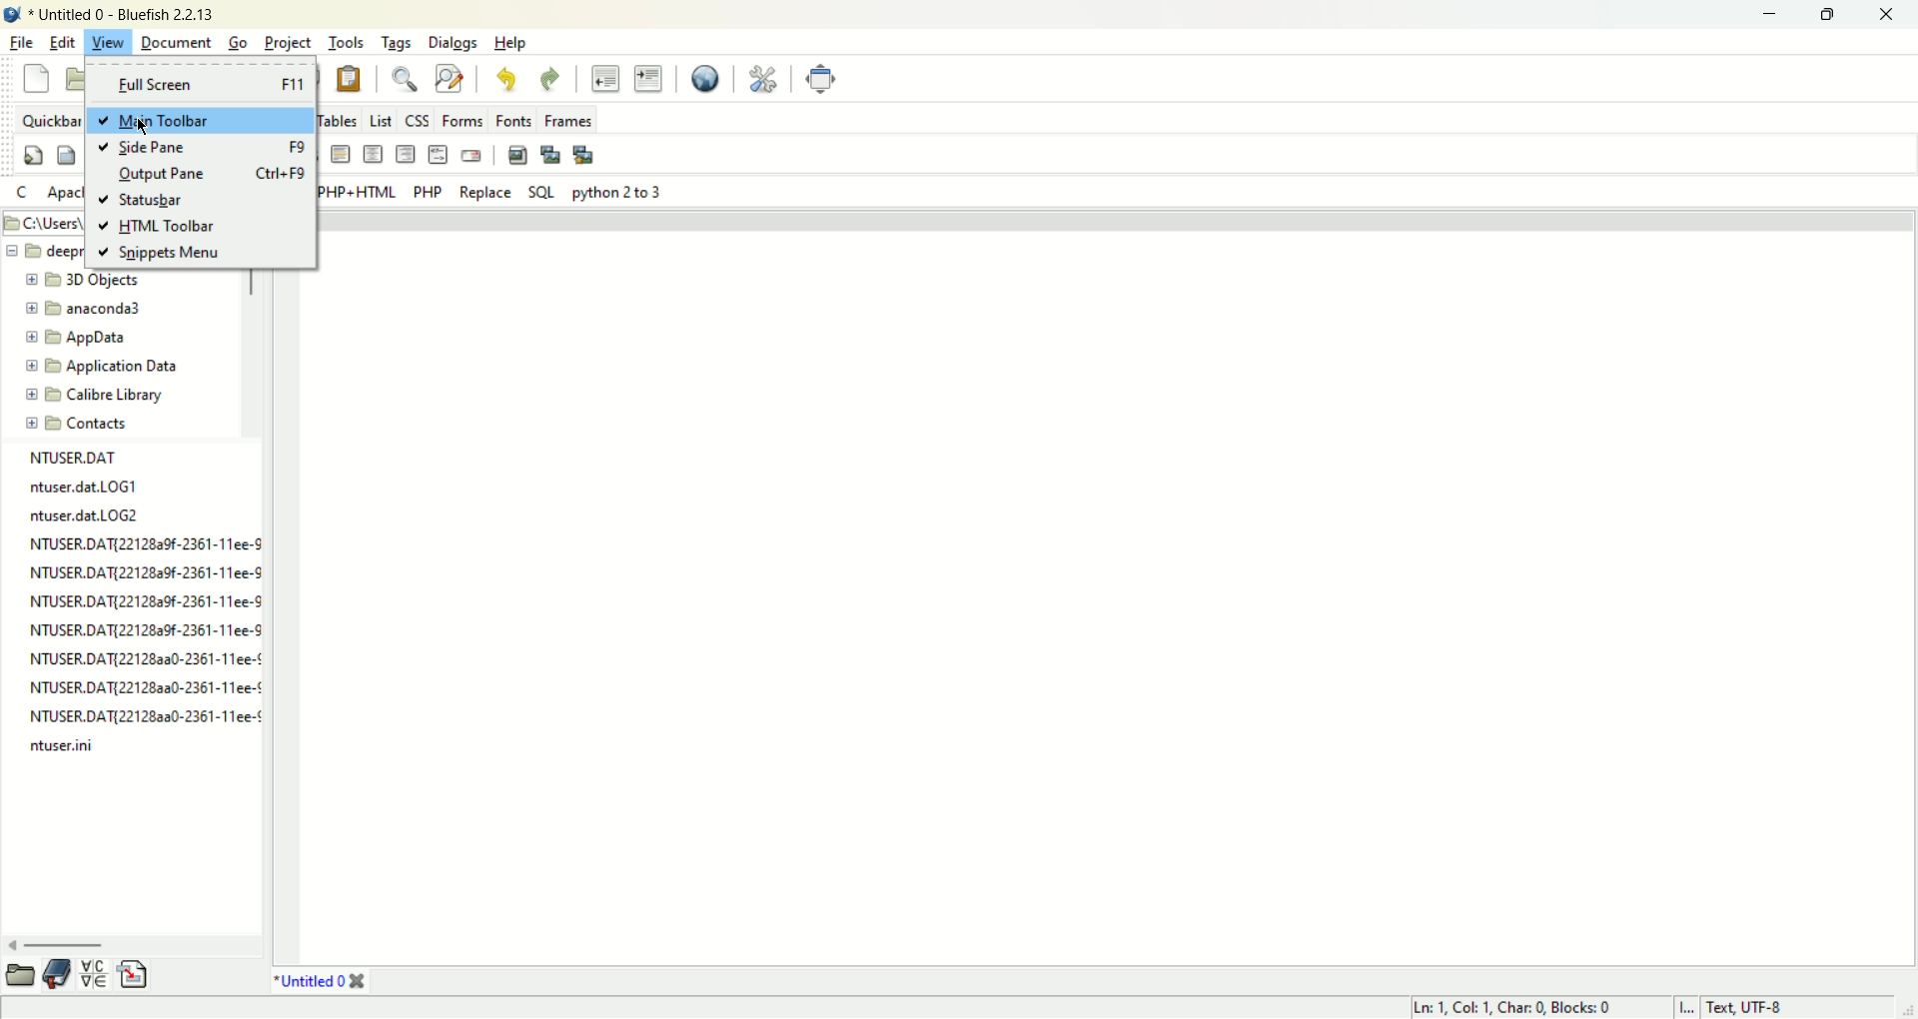 The height and width of the screenshot is (1019, 1918). Describe the element at coordinates (458, 43) in the screenshot. I see `dialogs` at that location.